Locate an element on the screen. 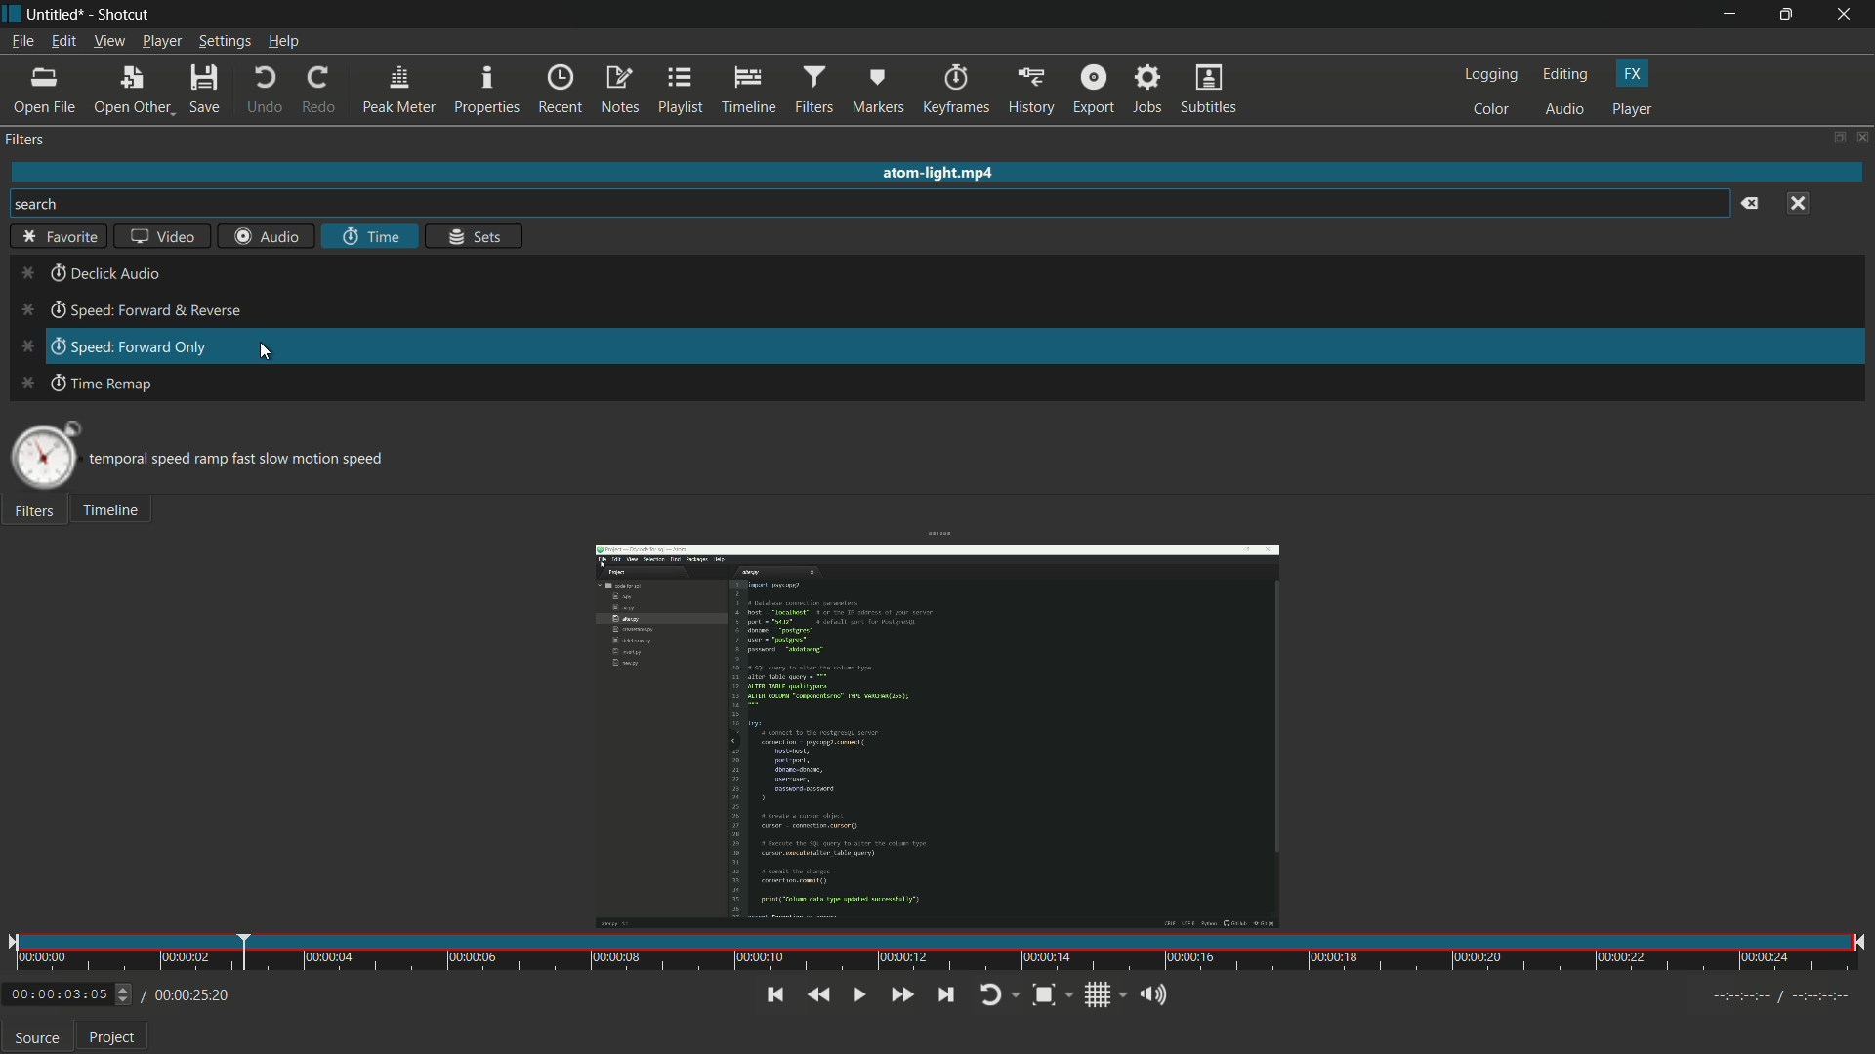 This screenshot has width=1875, height=1054. export is located at coordinates (1094, 91).